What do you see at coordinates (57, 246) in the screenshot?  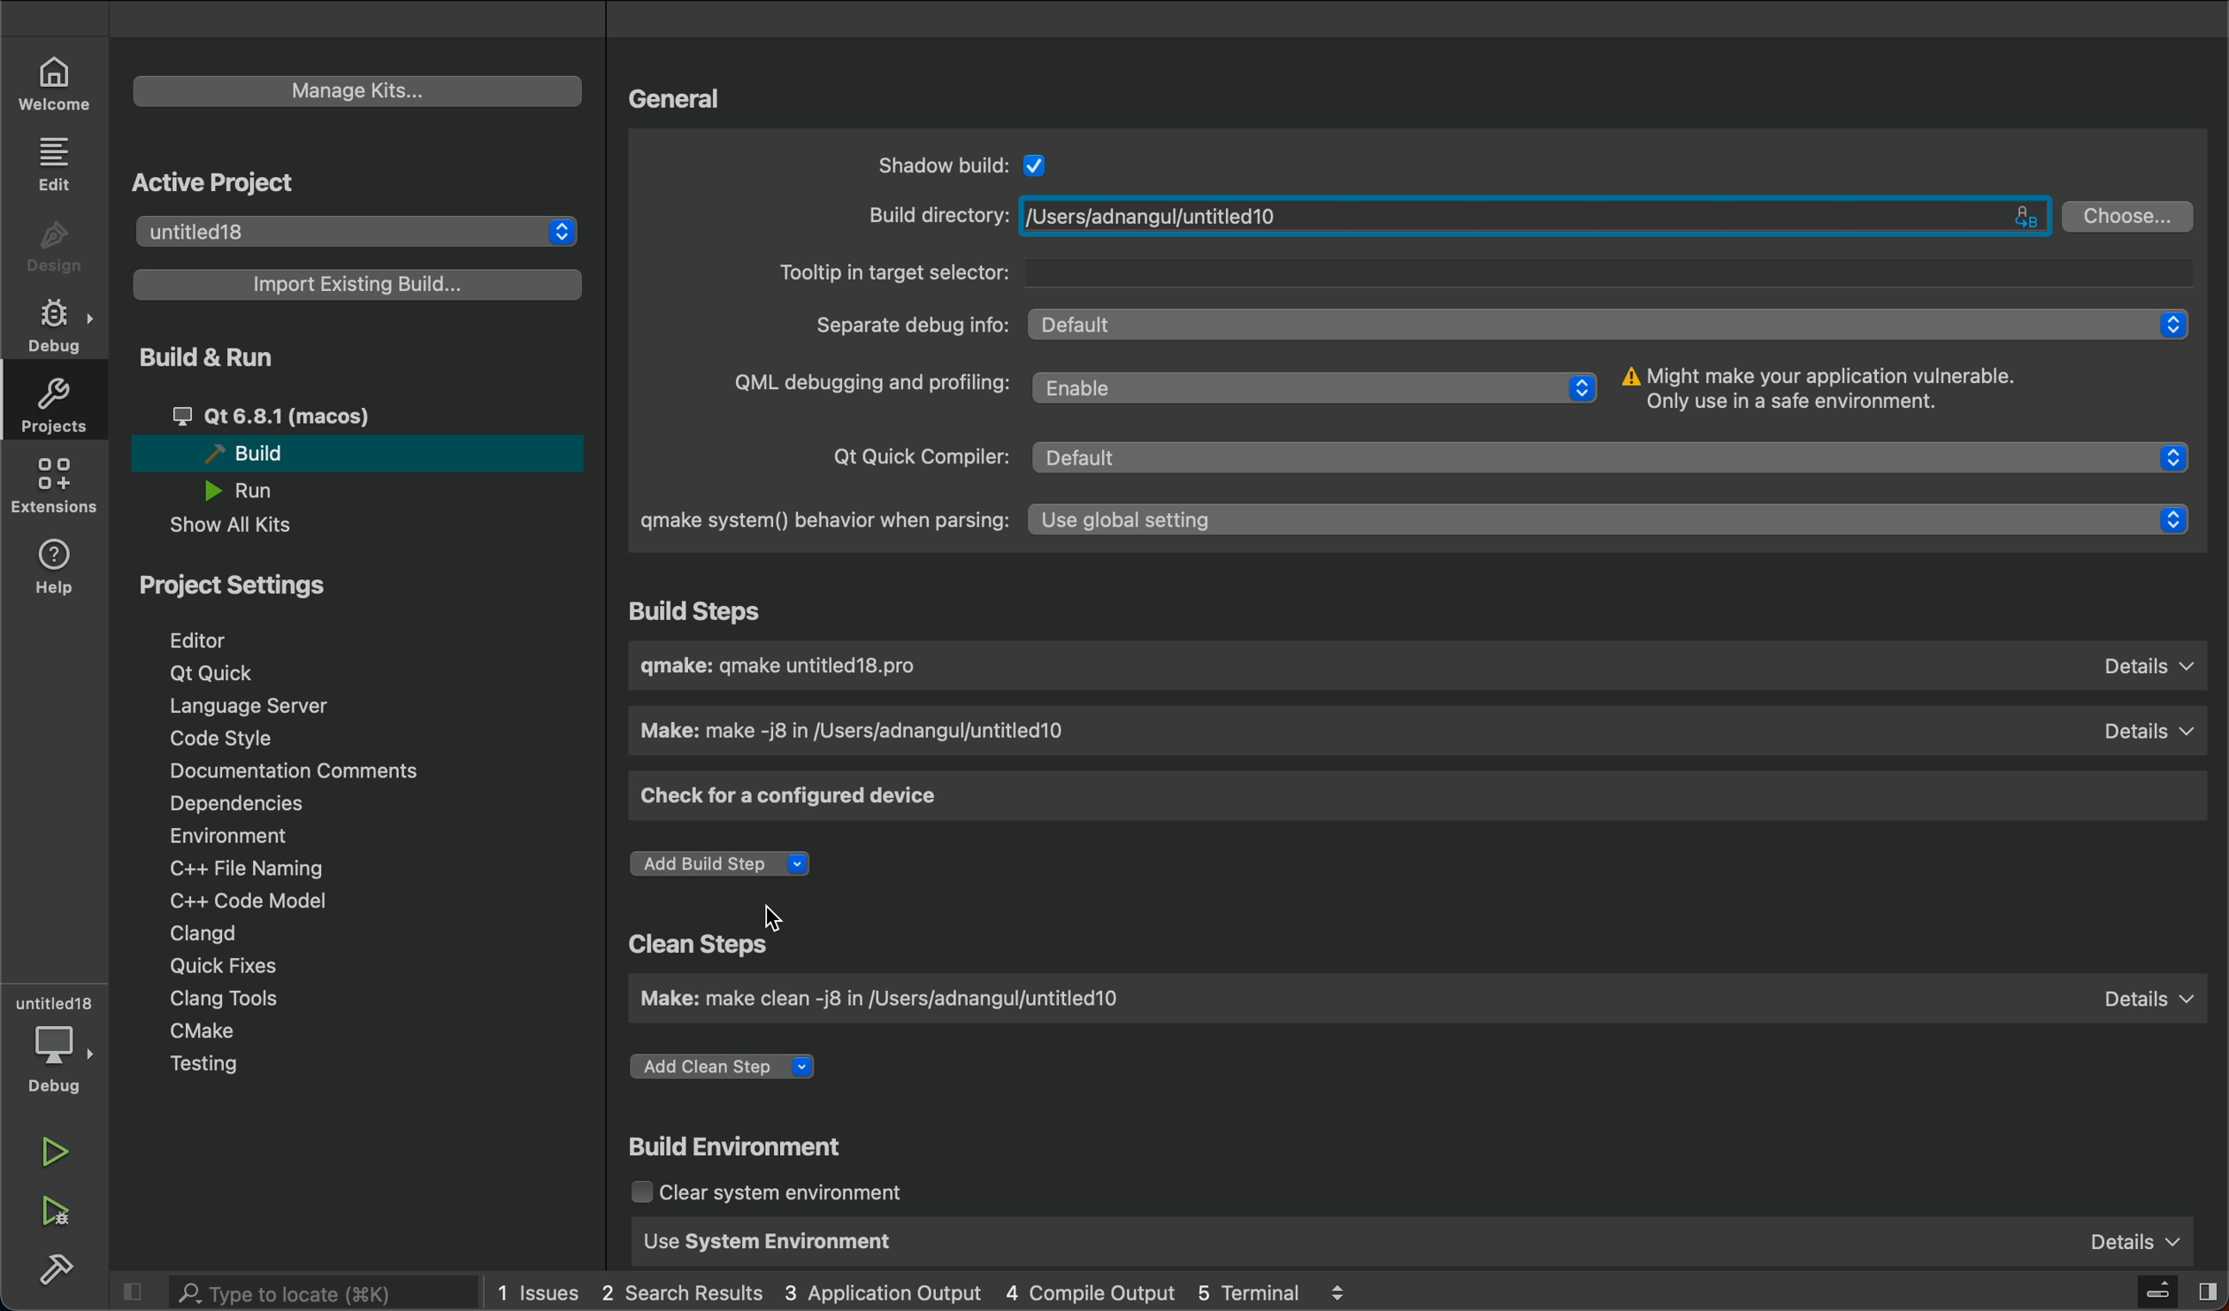 I see `design` at bounding box center [57, 246].